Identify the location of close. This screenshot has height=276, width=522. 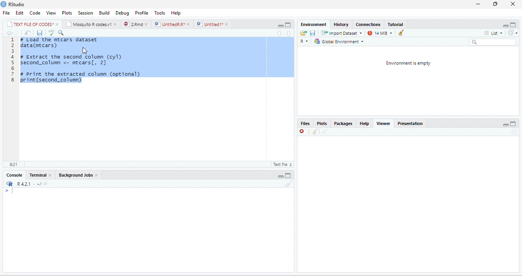
(513, 4).